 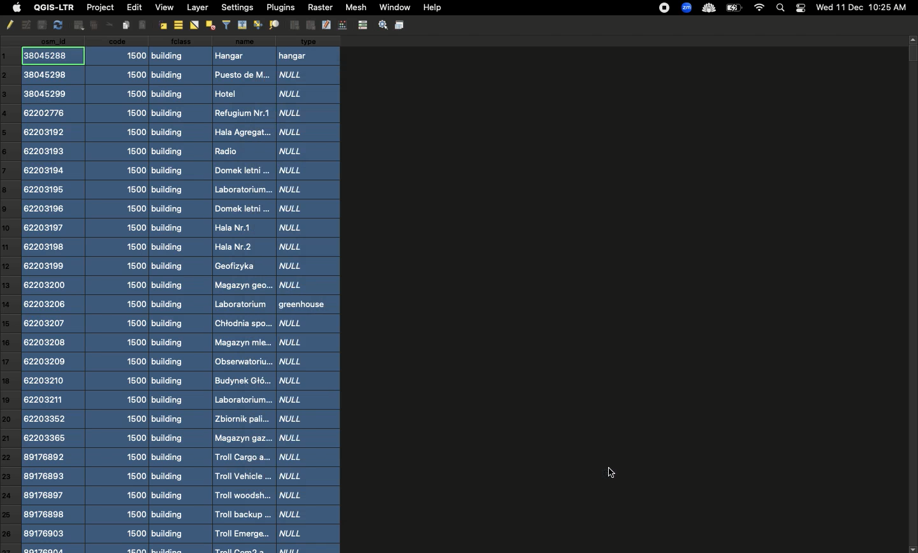 What do you see at coordinates (15, 8) in the screenshot?
I see `Apple` at bounding box center [15, 8].